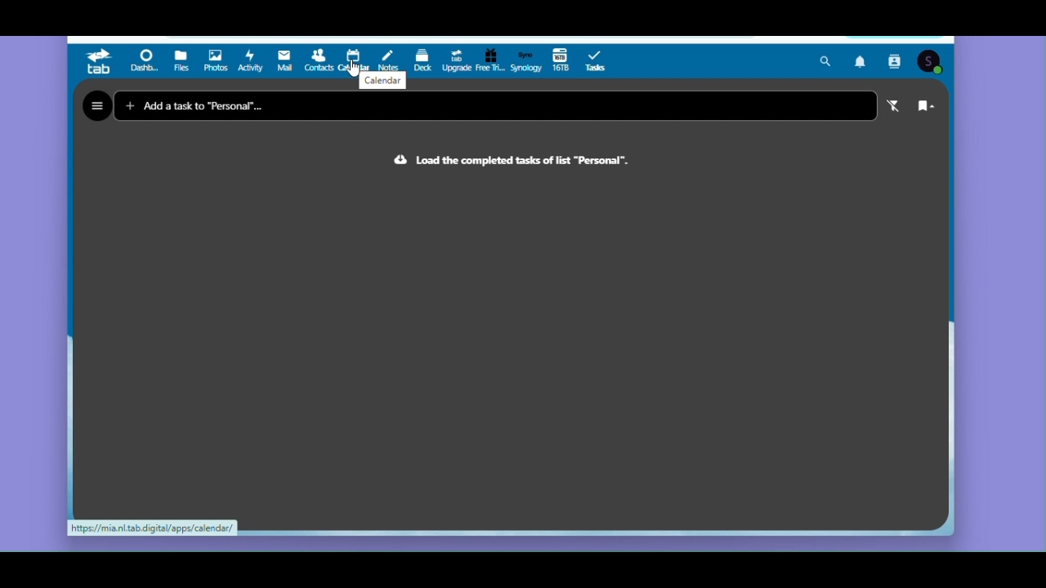  I want to click on Mail, so click(286, 61).